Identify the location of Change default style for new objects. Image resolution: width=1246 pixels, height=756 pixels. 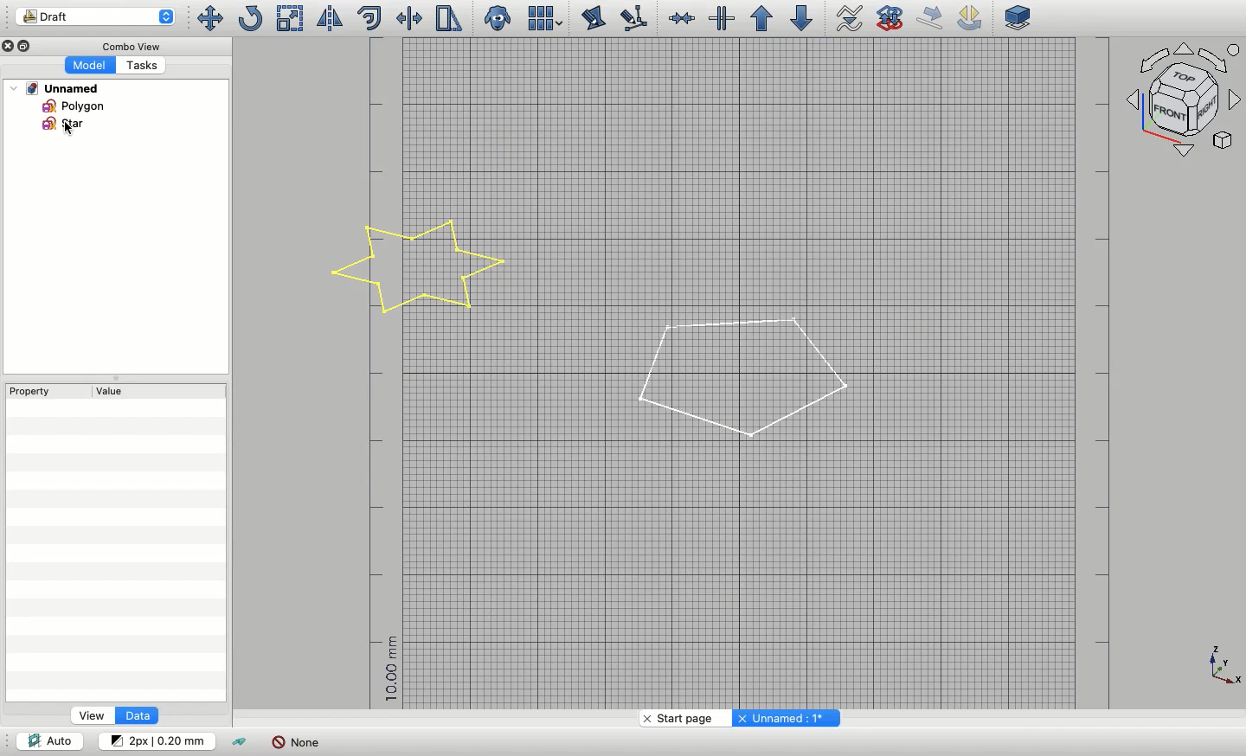
(155, 740).